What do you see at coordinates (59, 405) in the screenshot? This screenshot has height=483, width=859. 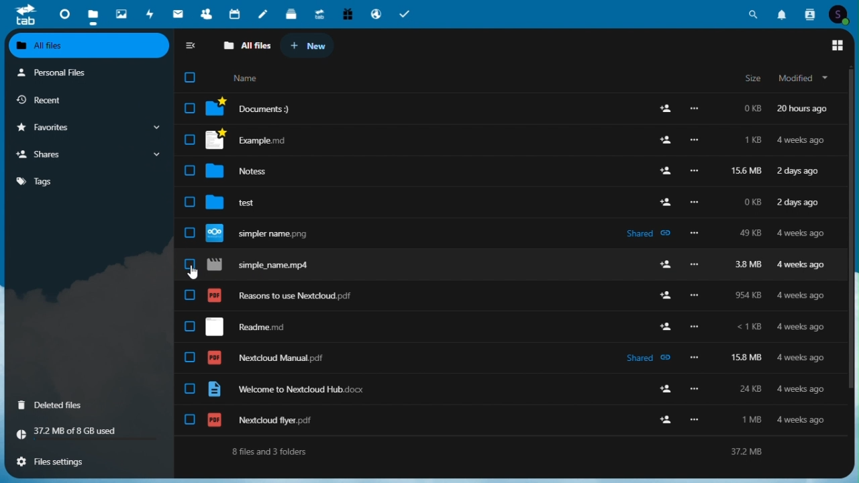 I see `Deleted files` at bounding box center [59, 405].